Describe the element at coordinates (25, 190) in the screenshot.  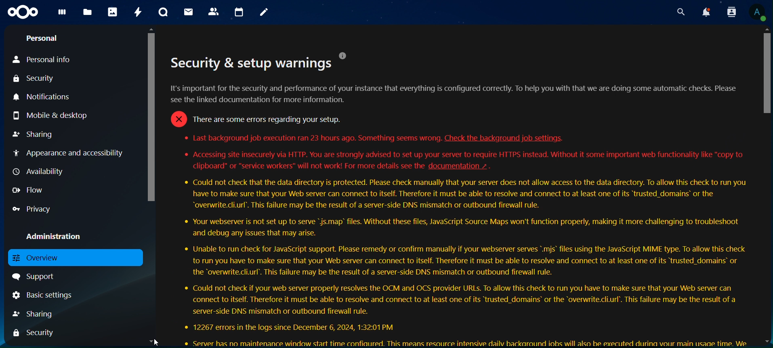
I see `flow` at that location.